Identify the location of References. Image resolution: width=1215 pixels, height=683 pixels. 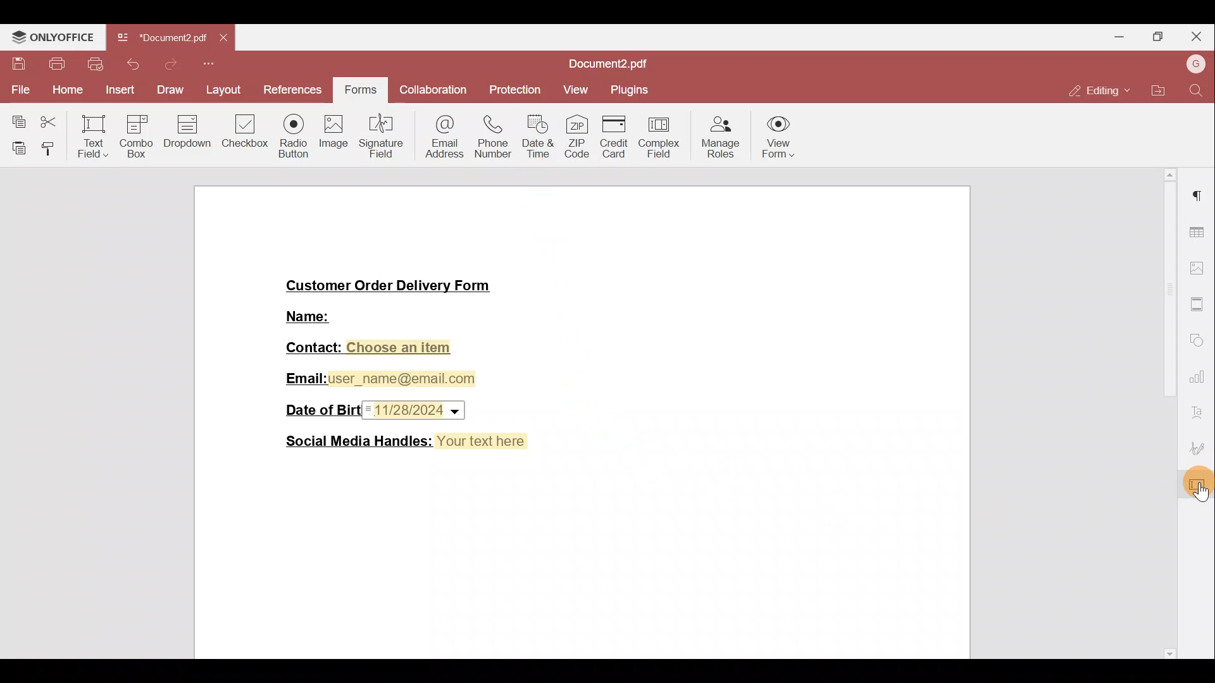
(296, 90).